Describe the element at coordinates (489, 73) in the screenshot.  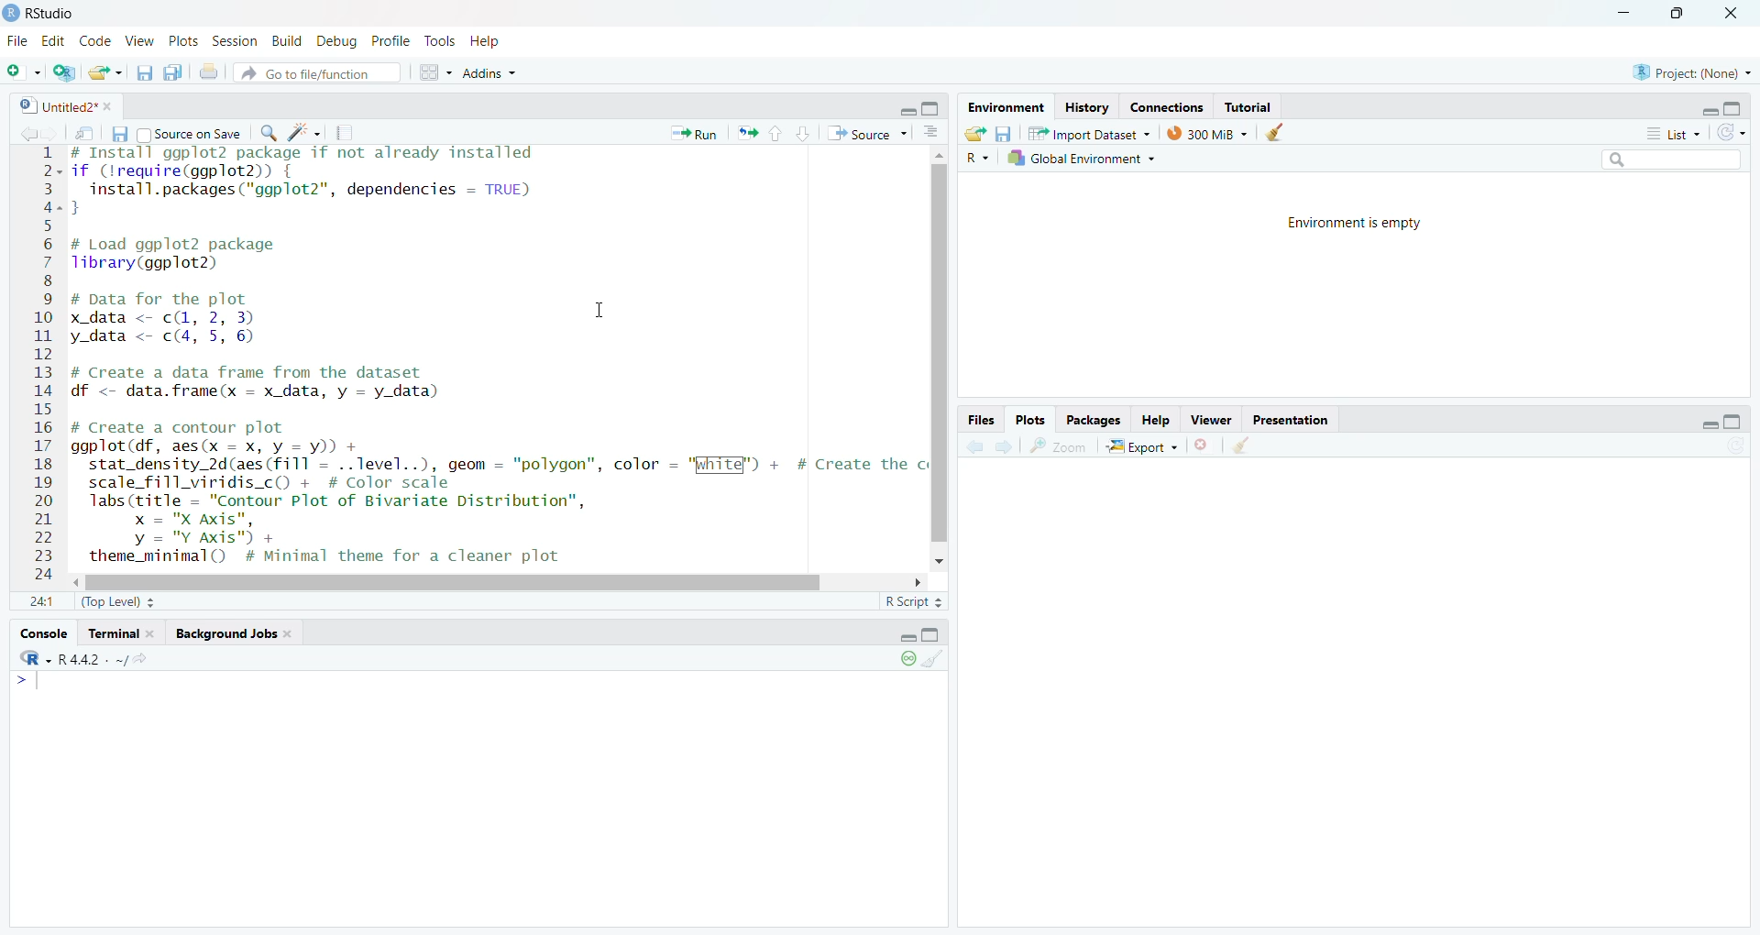
I see `Addins ` at that location.